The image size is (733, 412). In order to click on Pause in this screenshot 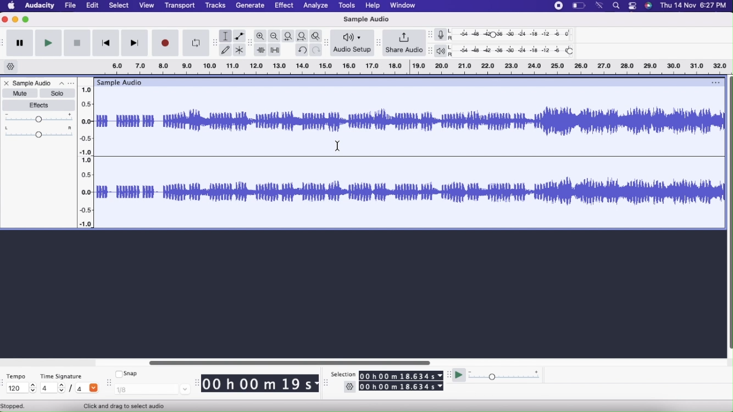, I will do `click(20, 43)`.